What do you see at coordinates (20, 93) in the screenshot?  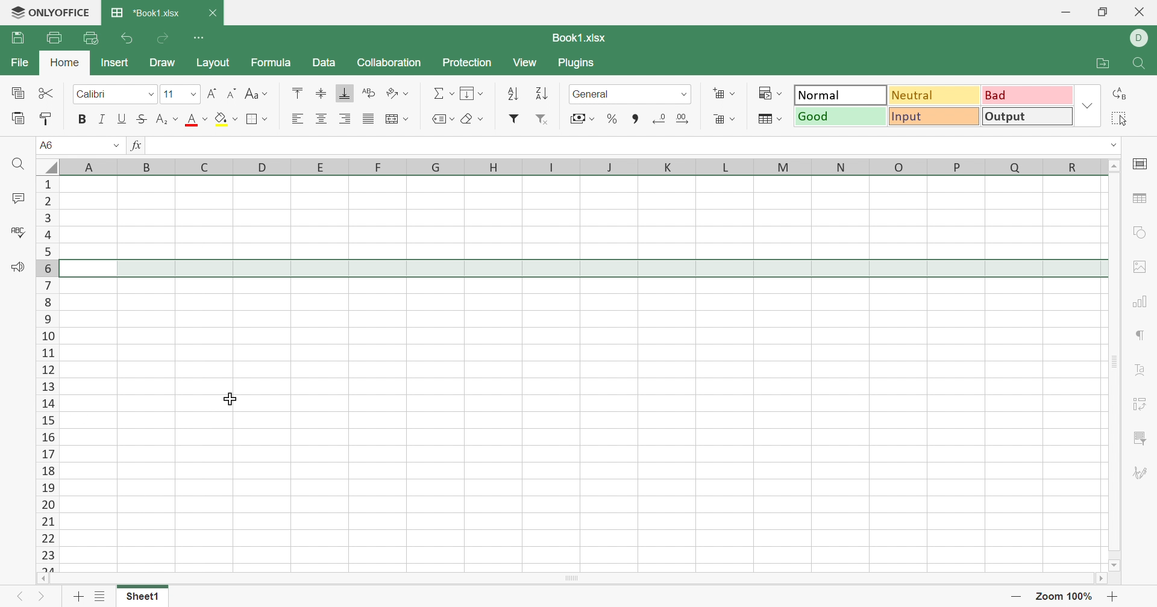 I see `Copy` at bounding box center [20, 93].